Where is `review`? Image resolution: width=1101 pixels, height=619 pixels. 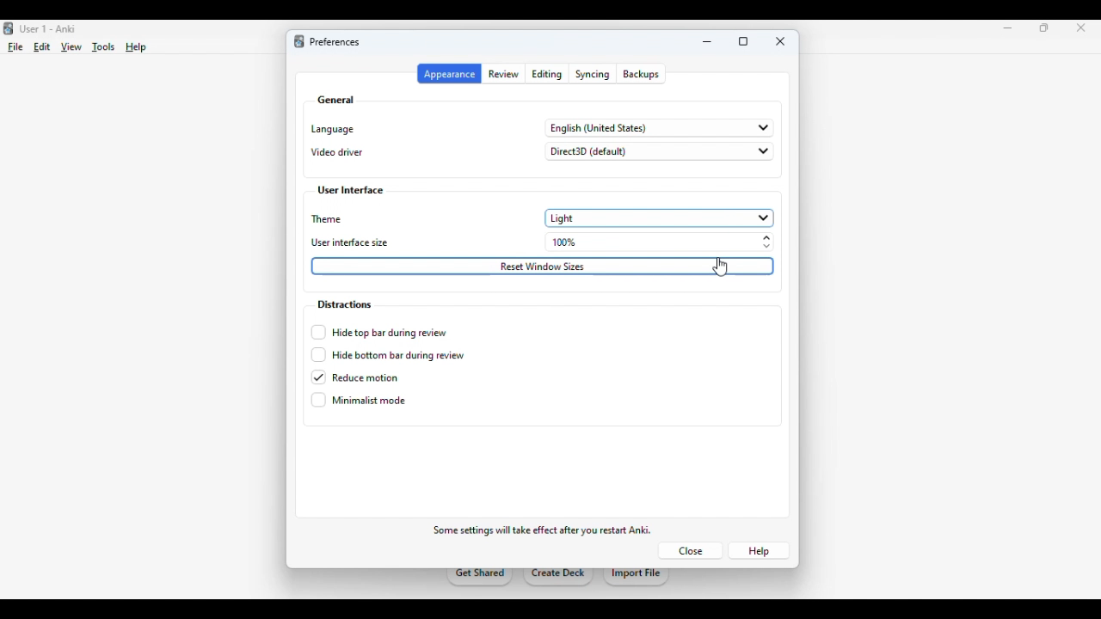
review is located at coordinates (504, 74).